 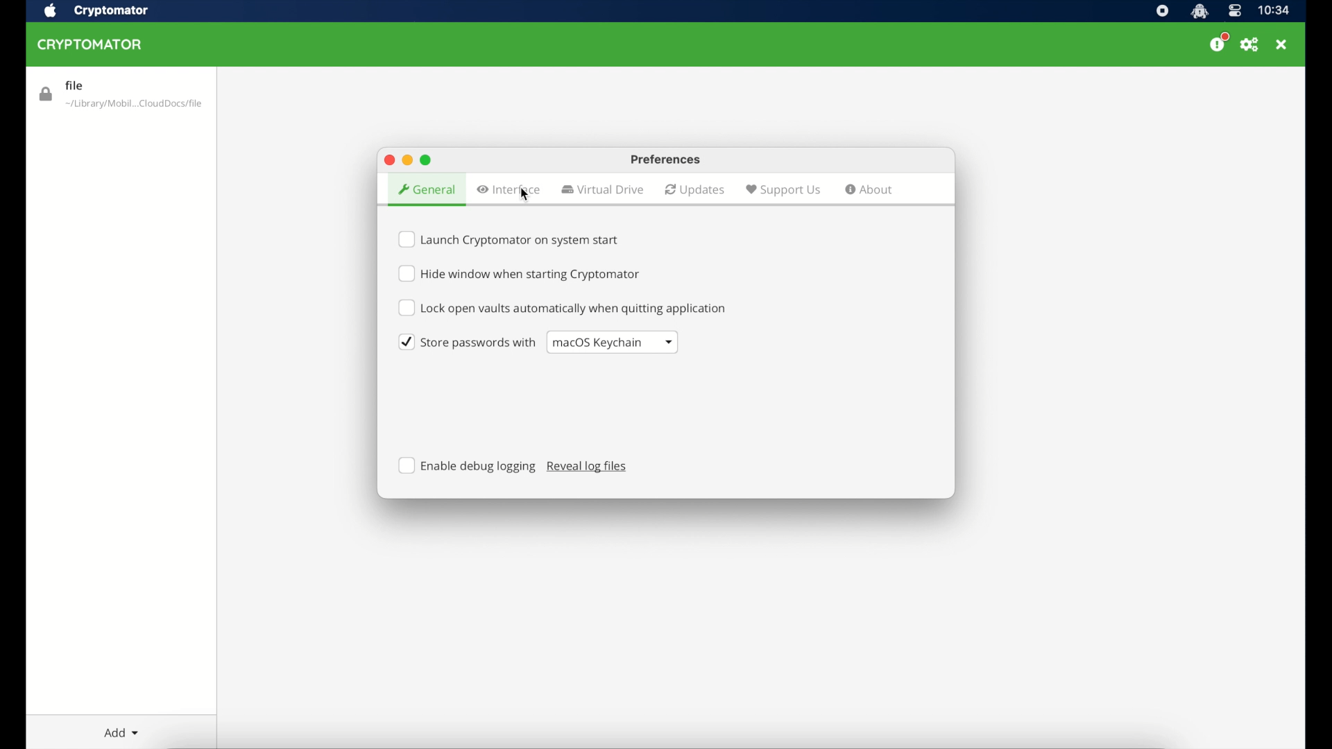 What do you see at coordinates (602, 189) in the screenshot?
I see `virtual drive` at bounding box center [602, 189].